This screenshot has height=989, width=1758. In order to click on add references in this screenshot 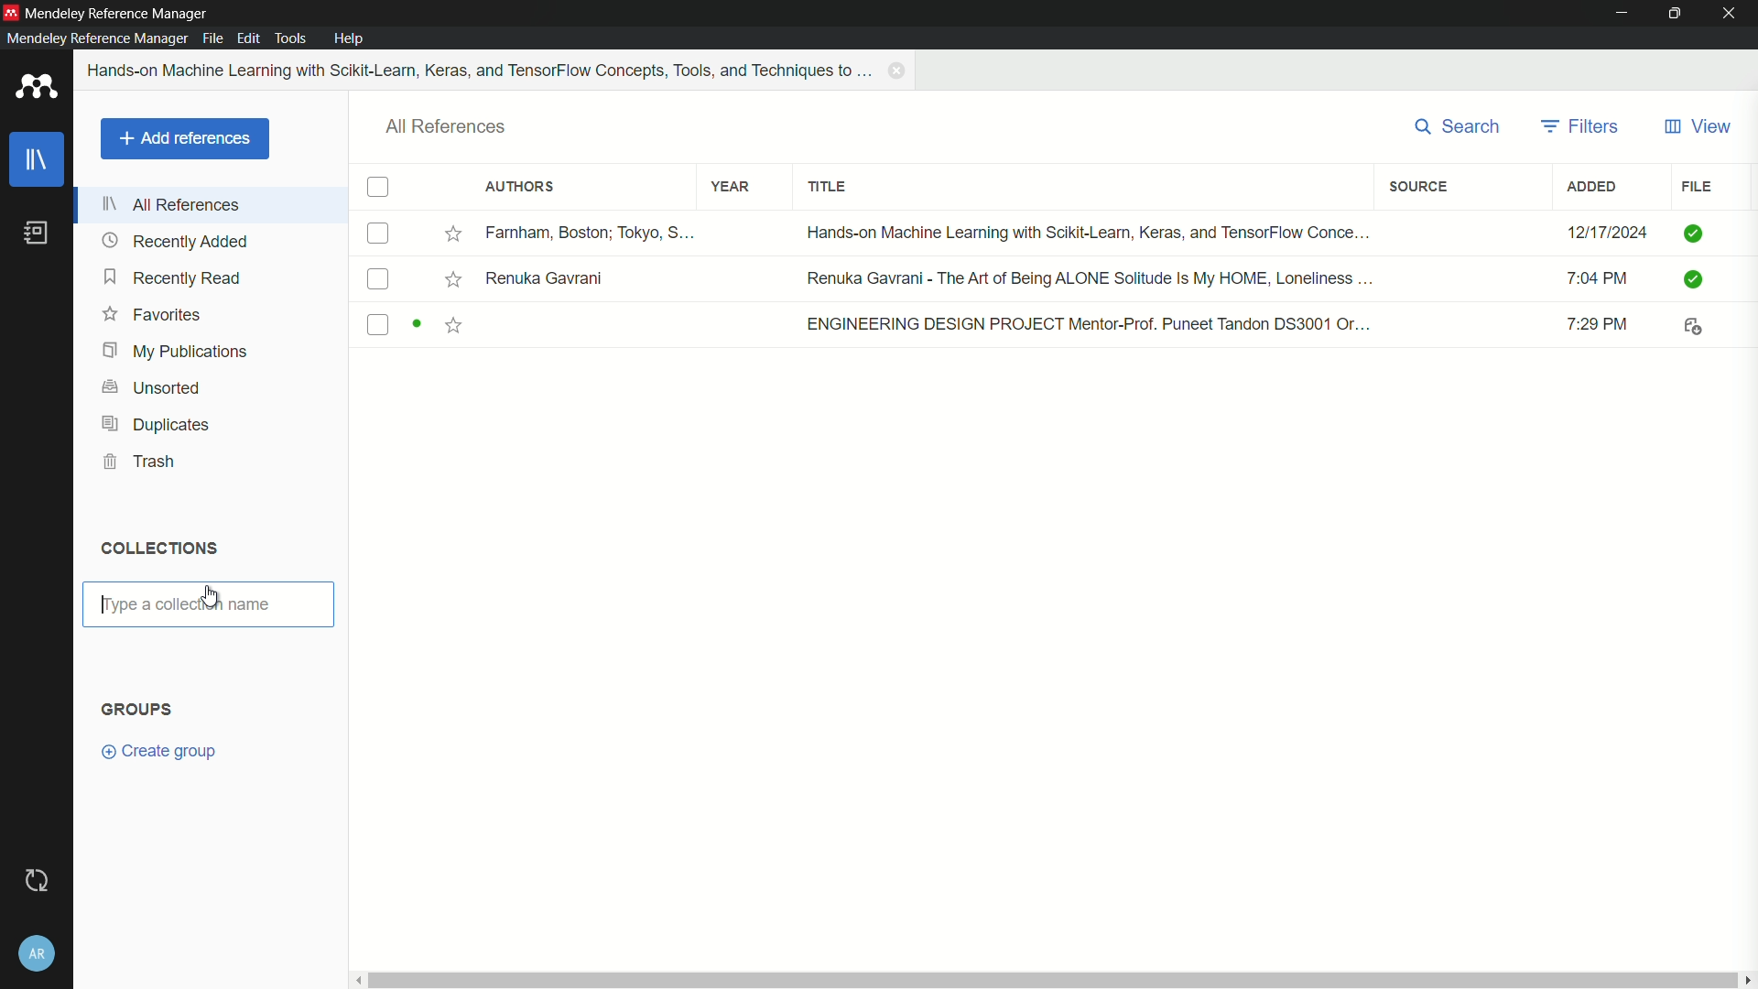, I will do `click(184, 139)`.